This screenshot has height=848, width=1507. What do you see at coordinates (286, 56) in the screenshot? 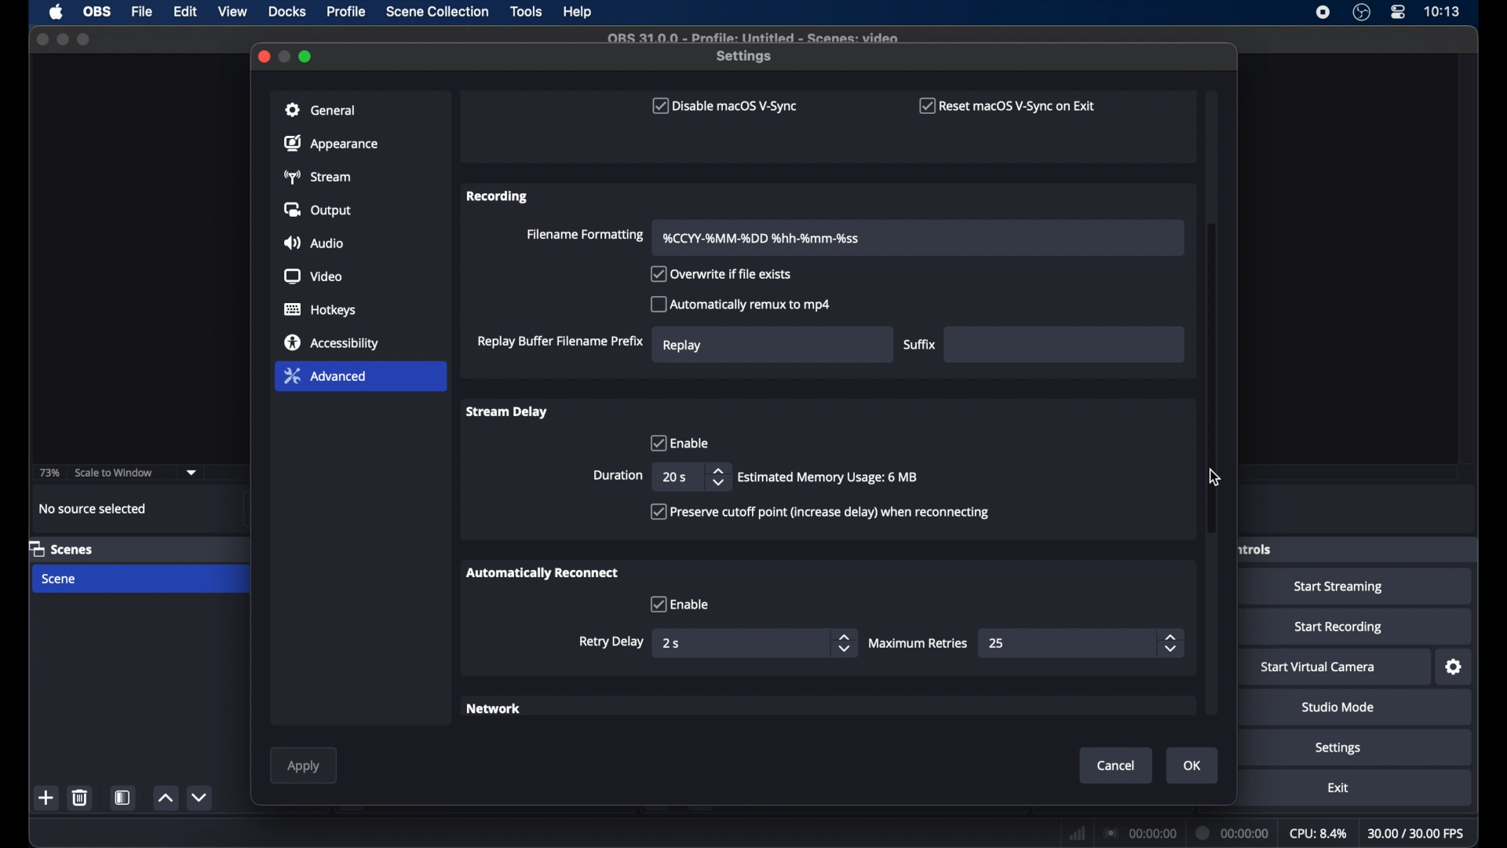
I see `minimize` at bounding box center [286, 56].